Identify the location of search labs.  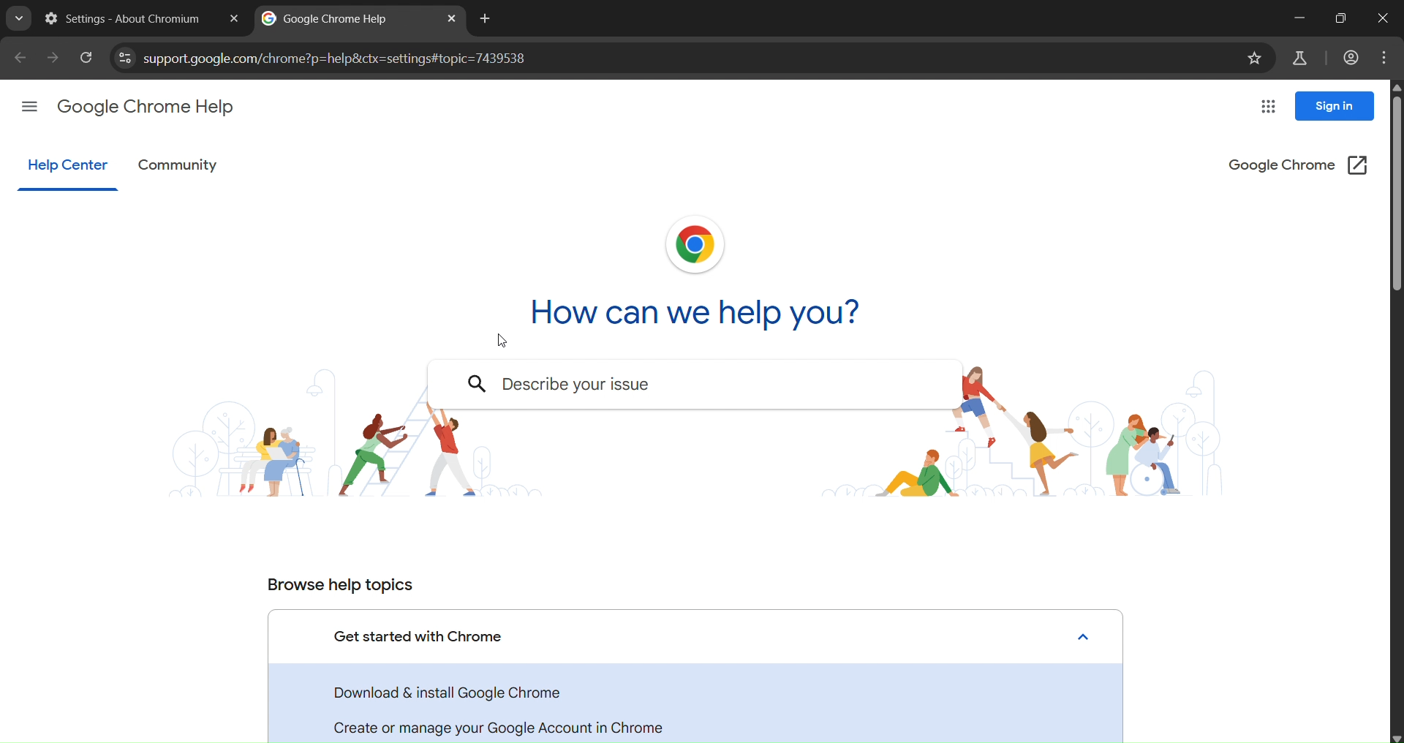
(18, 20).